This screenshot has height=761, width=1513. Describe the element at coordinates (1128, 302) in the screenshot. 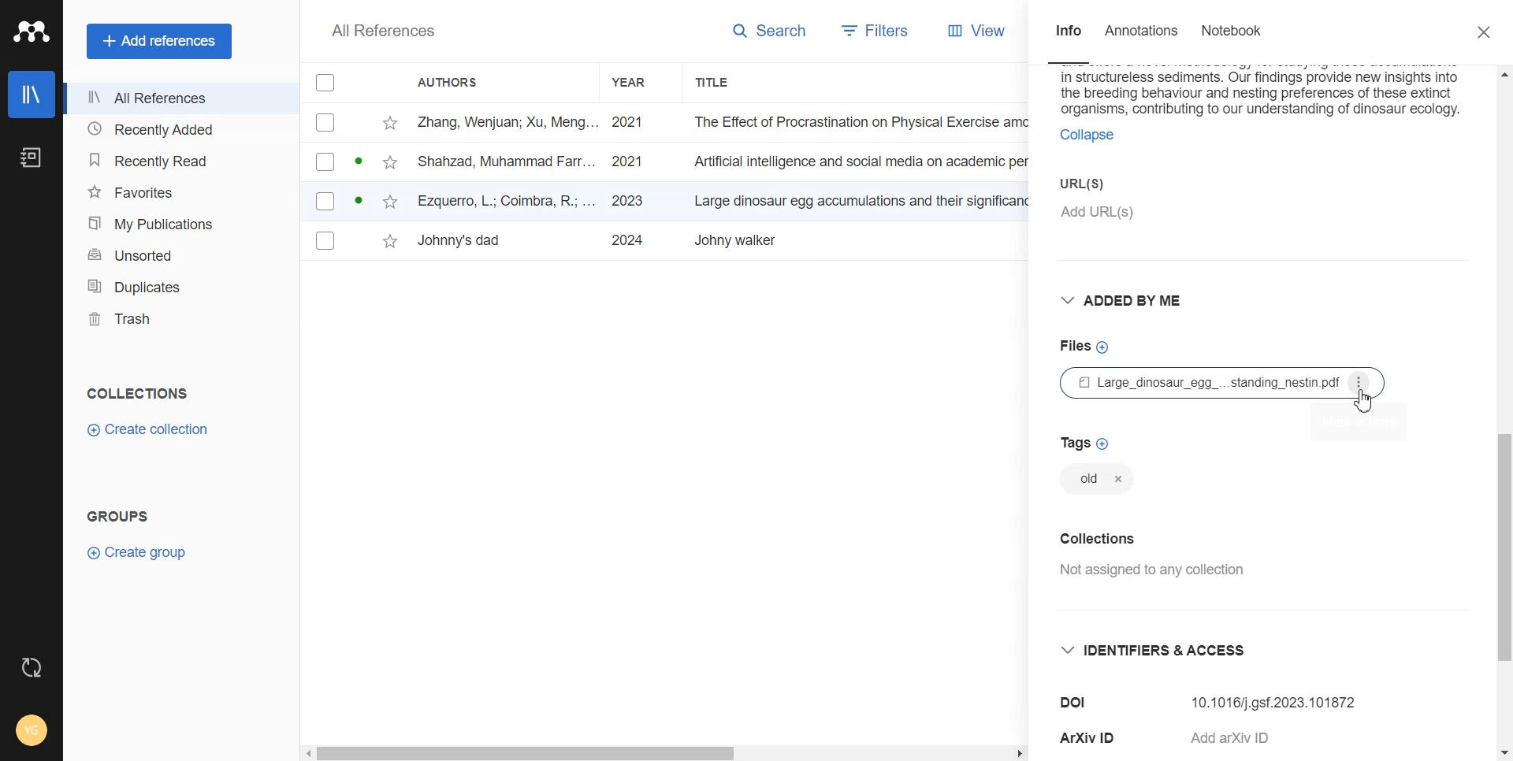

I see `Show/Hide Added by me` at that location.